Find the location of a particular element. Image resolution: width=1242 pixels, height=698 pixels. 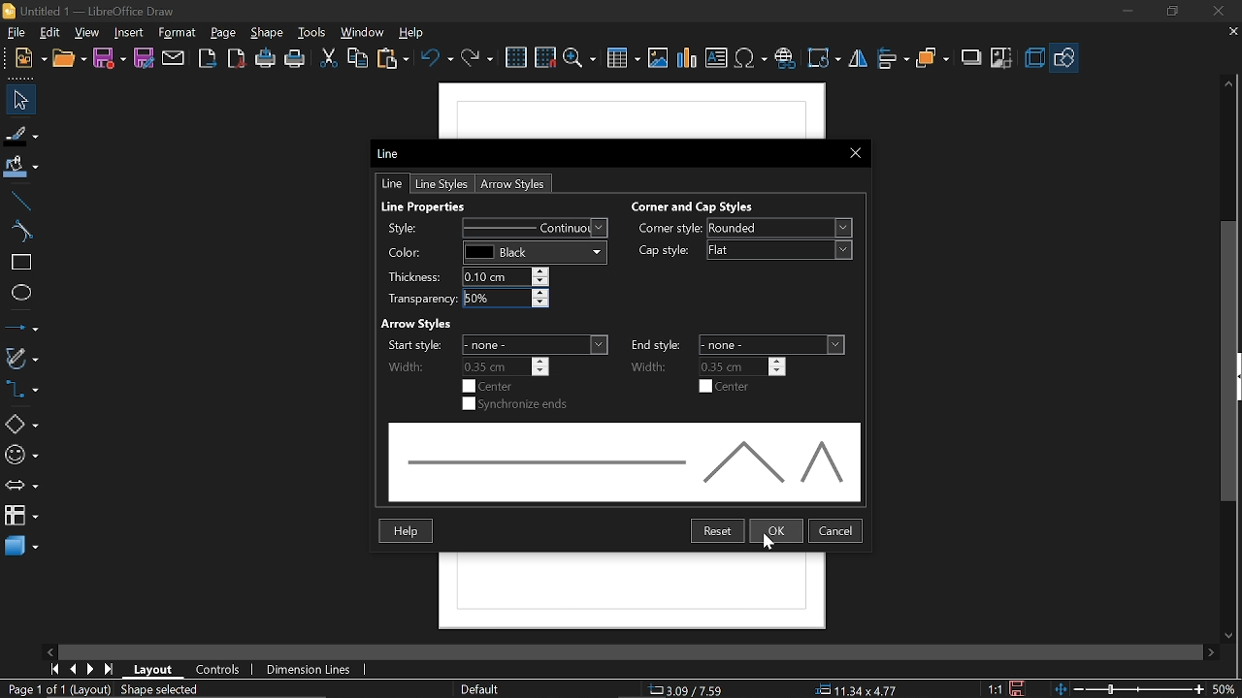

Corner style is located at coordinates (747, 229).